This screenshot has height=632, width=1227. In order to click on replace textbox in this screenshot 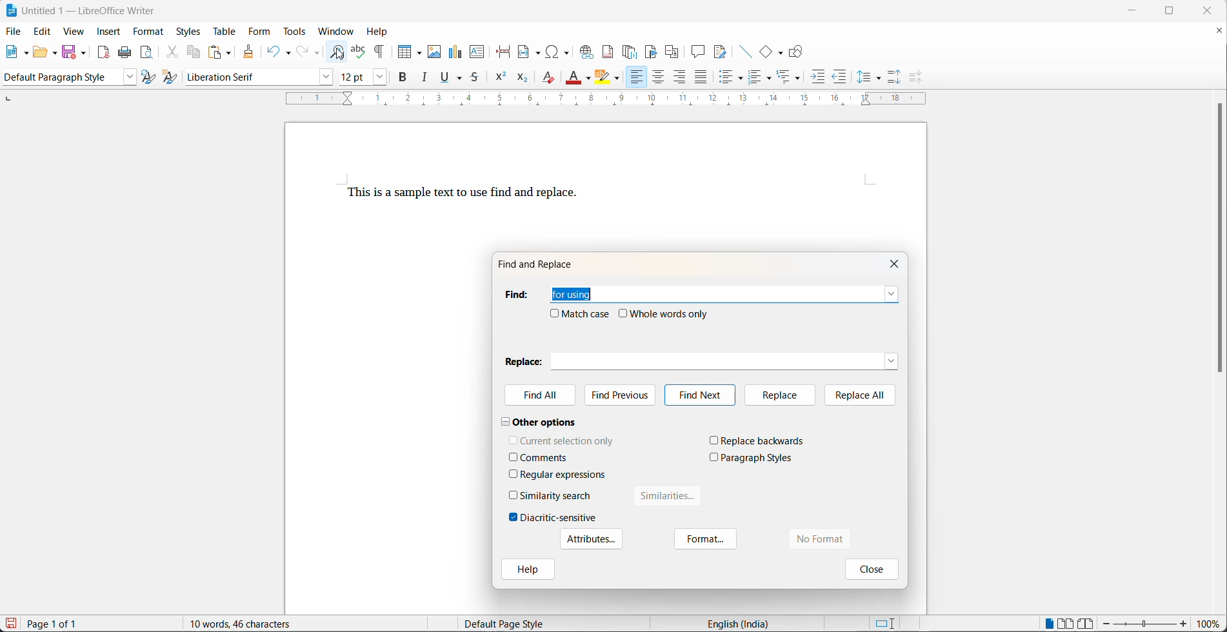, I will do `click(716, 359)`.